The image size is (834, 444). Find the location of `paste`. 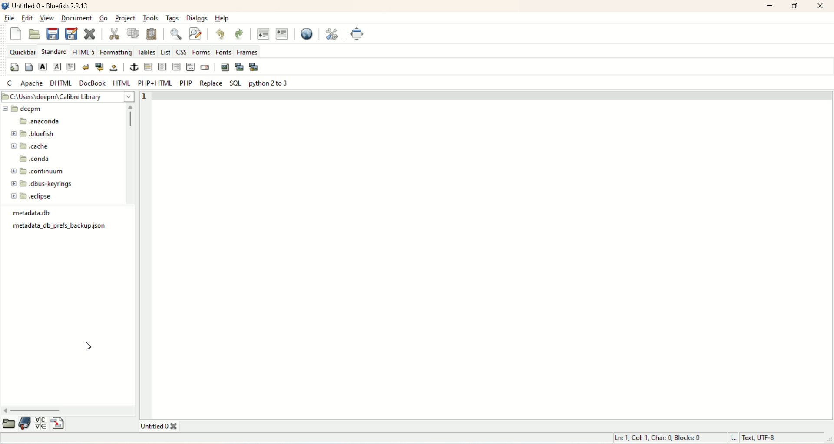

paste is located at coordinates (152, 34).